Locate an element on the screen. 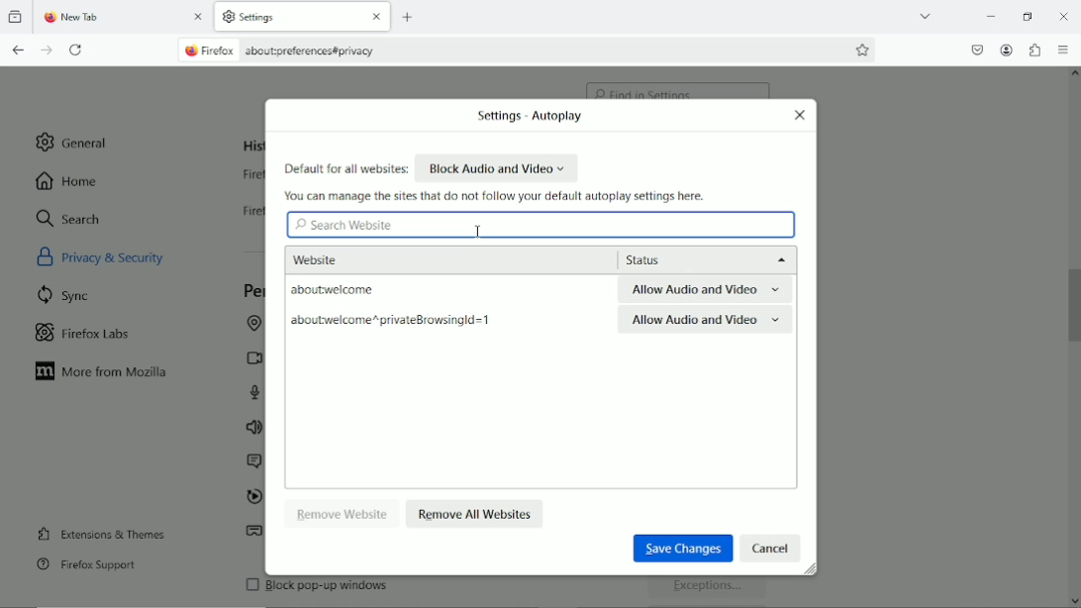 This screenshot has width=1081, height=608. firefox labs is located at coordinates (83, 331).